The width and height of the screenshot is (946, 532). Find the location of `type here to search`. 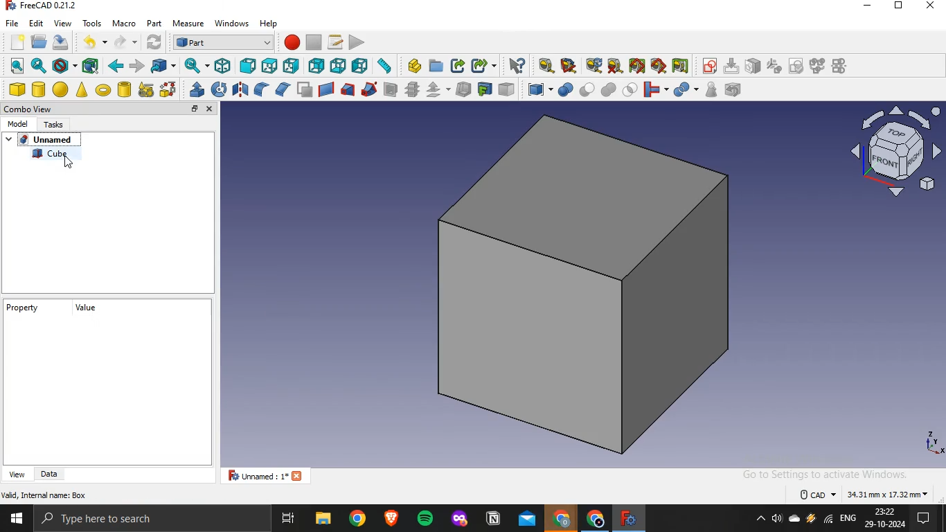

type here to search is located at coordinates (102, 520).